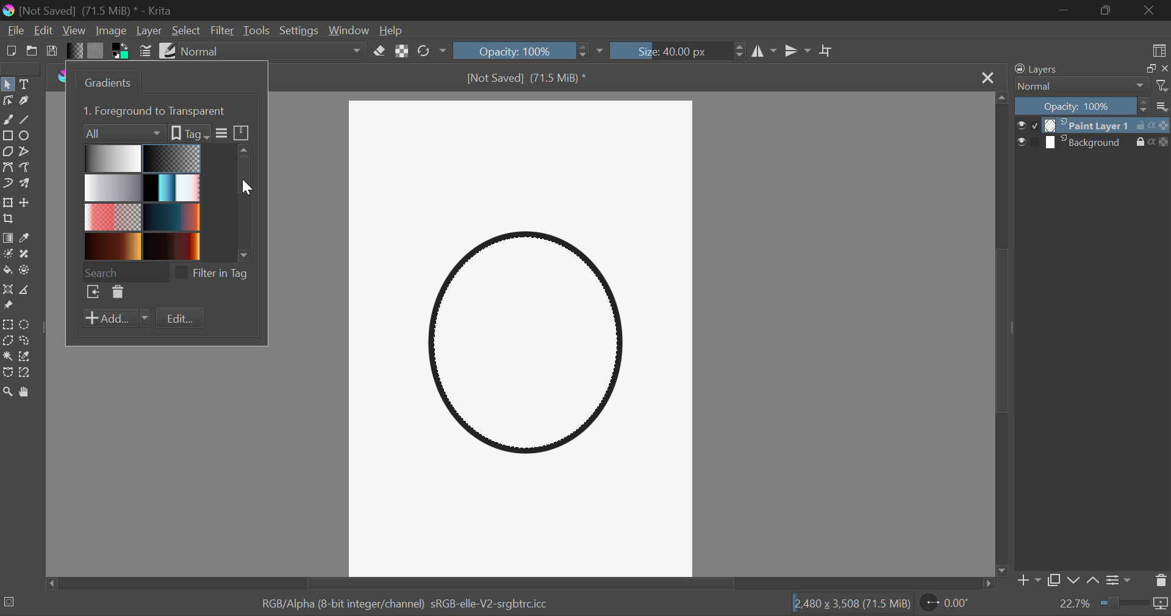 The height and width of the screenshot is (616, 1171). Describe the element at coordinates (221, 274) in the screenshot. I see `filter in tag` at that location.